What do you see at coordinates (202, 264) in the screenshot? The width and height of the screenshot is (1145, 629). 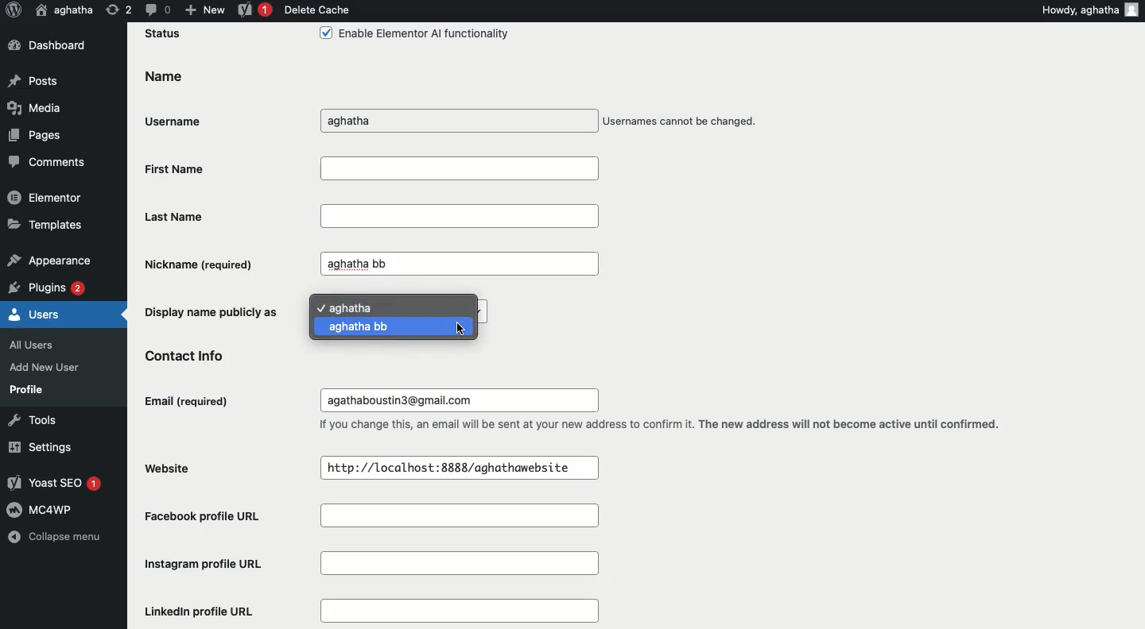 I see `Nickname (required)` at bounding box center [202, 264].